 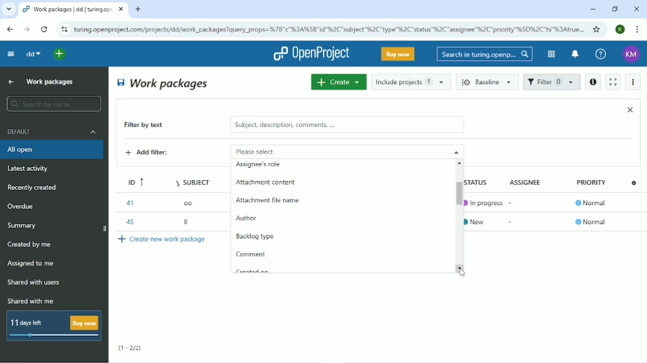 I want to click on ll, so click(x=187, y=223).